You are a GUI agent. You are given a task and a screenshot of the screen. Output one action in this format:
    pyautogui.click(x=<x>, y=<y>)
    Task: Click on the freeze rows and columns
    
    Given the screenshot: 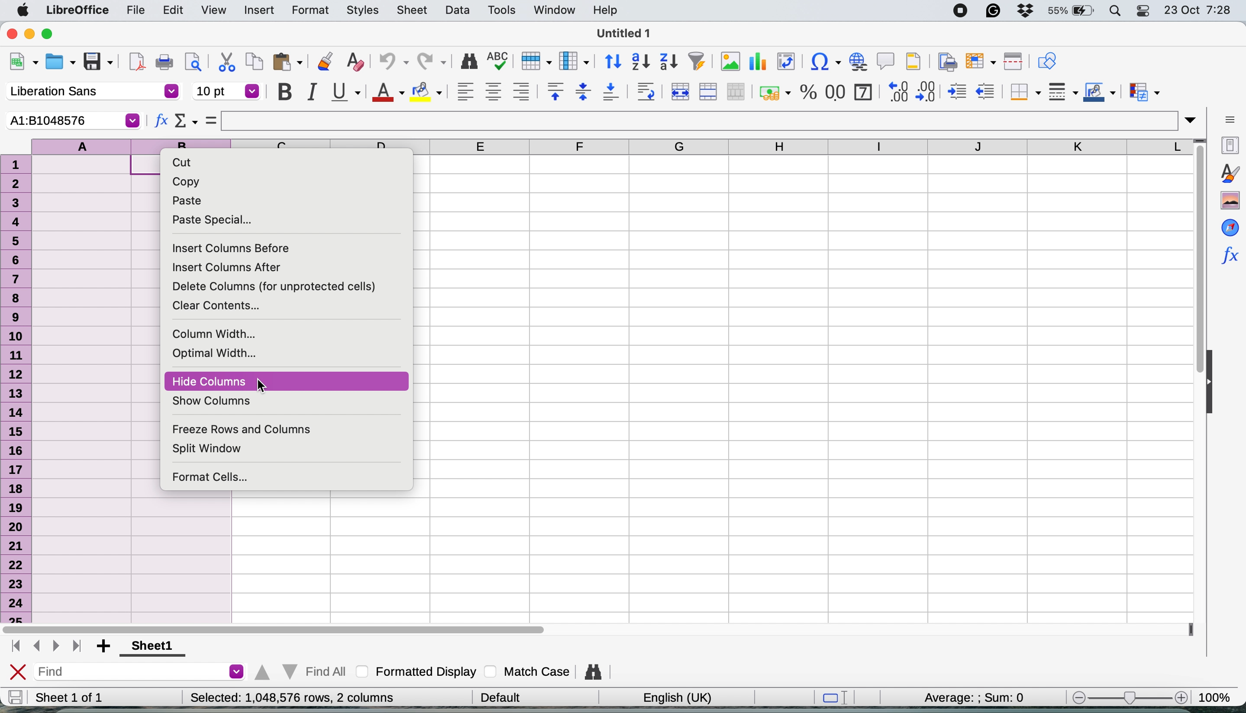 What is the action you would take?
    pyautogui.click(x=248, y=429)
    